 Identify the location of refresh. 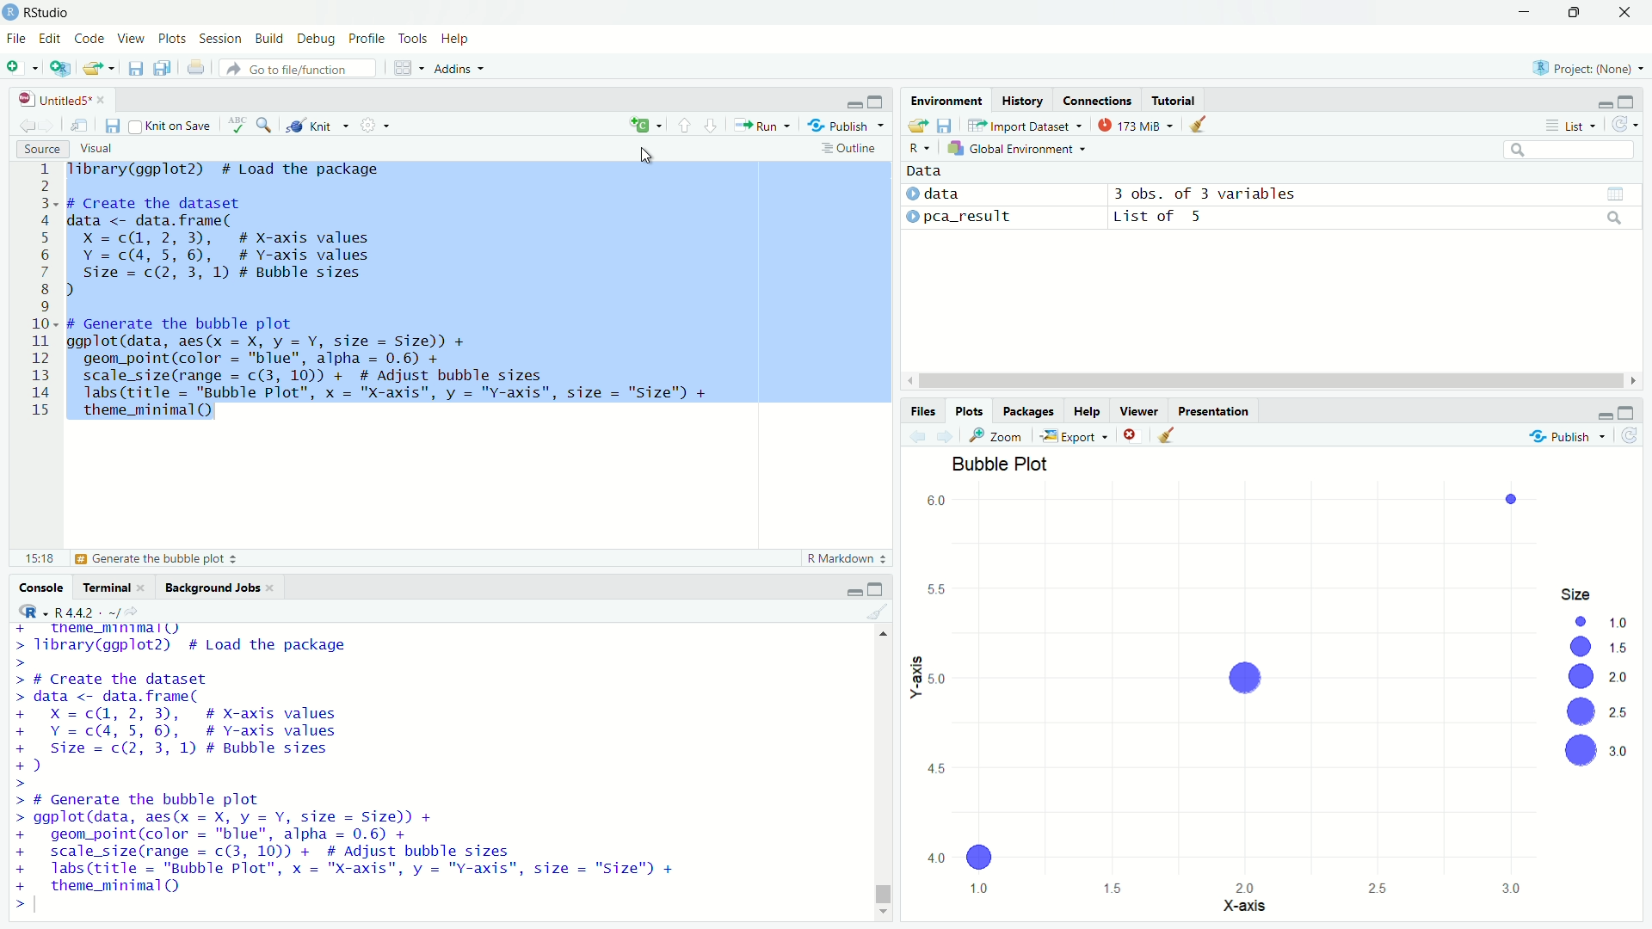
(1634, 436).